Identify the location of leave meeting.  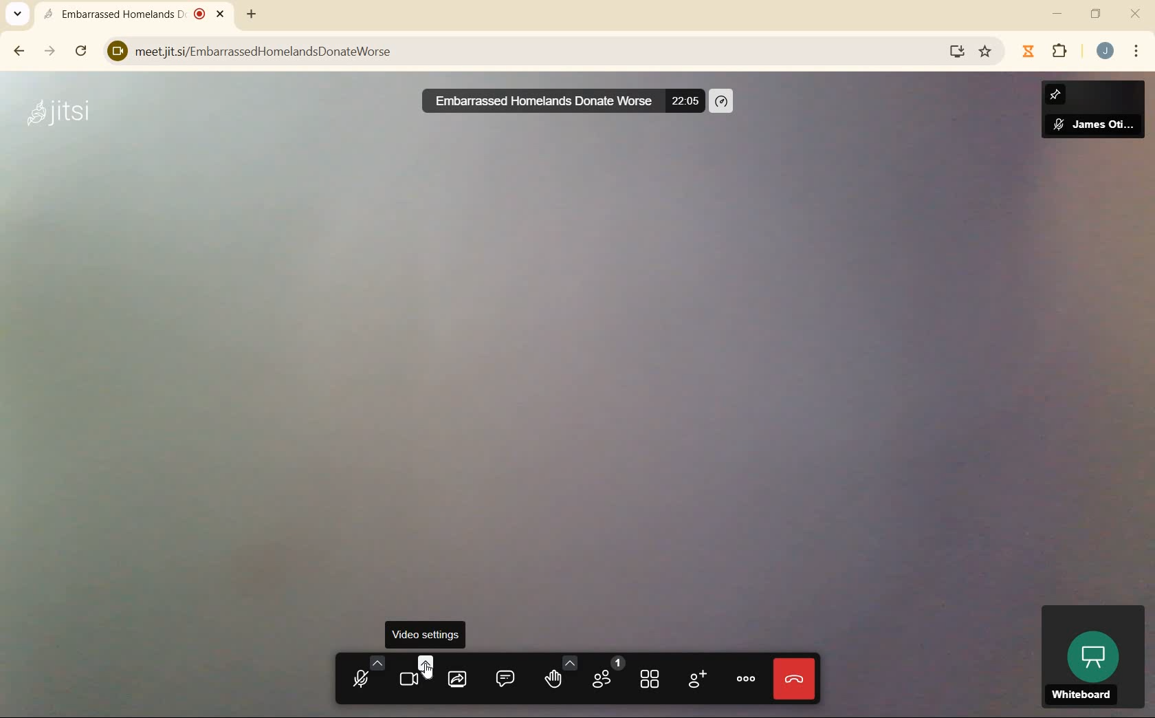
(795, 681).